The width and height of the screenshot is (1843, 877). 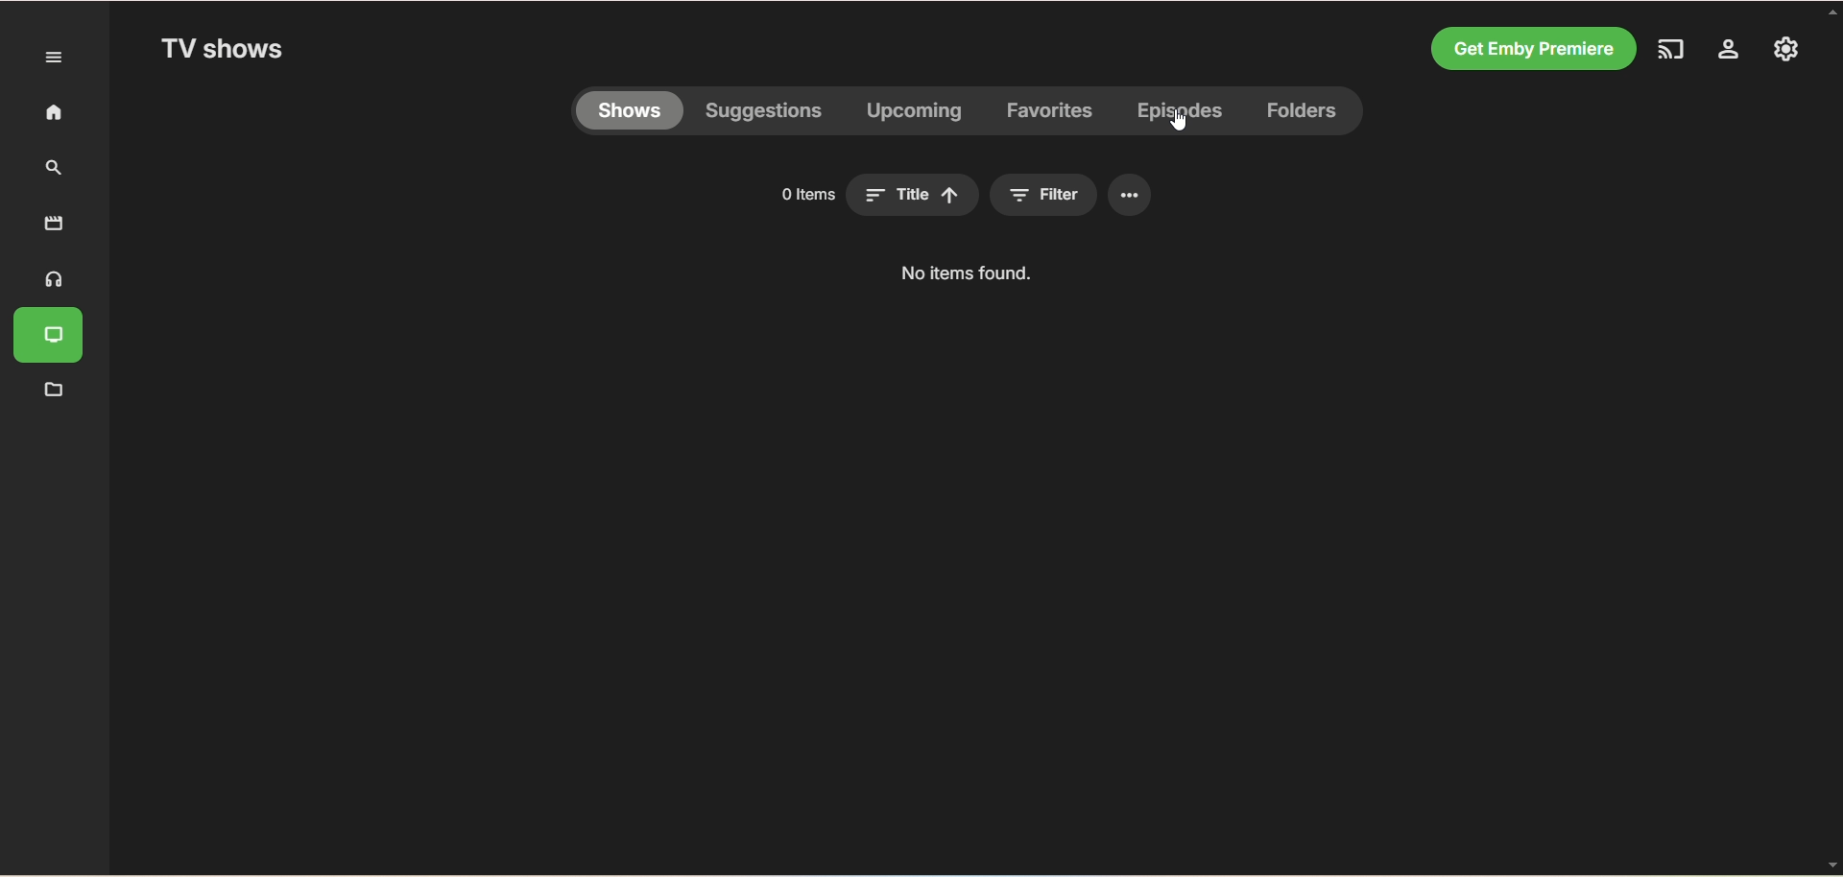 What do you see at coordinates (912, 113) in the screenshot?
I see `upcoming` at bounding box center [912, 113].